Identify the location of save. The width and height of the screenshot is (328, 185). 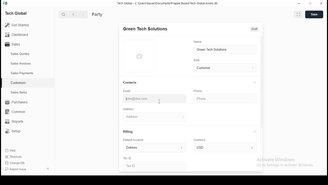
(314, 14).